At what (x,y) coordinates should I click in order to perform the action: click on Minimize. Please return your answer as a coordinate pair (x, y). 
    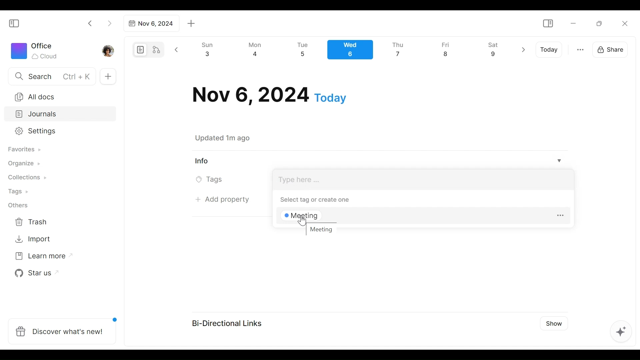
    Looking at the image, I should click on (573, 23).